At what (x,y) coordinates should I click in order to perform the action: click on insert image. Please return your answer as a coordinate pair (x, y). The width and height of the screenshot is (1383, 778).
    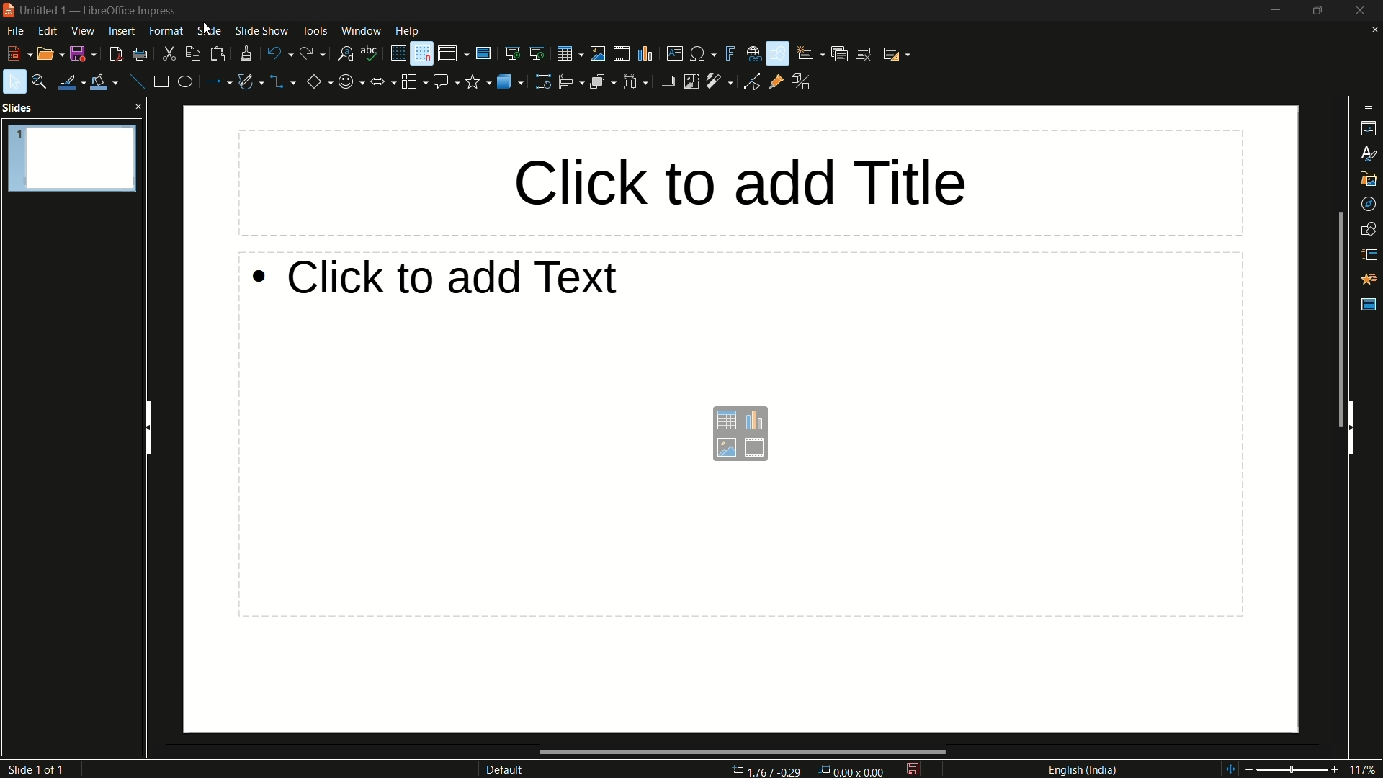
    Looking at the image, I should click on (727, 449).